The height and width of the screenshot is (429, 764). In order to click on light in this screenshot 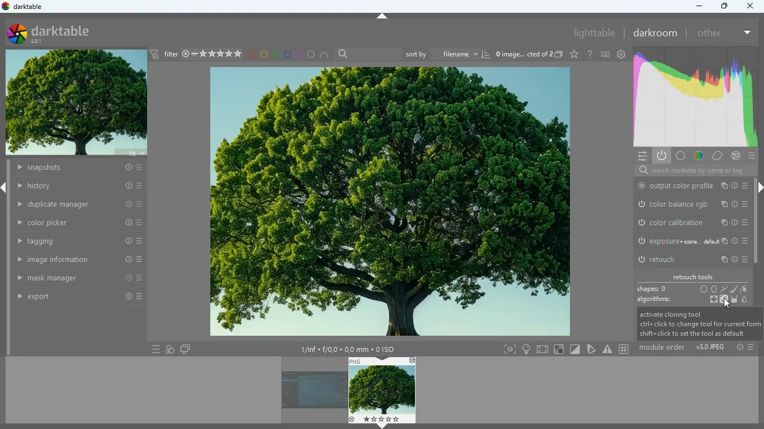, I will do `click(526, 349)`.